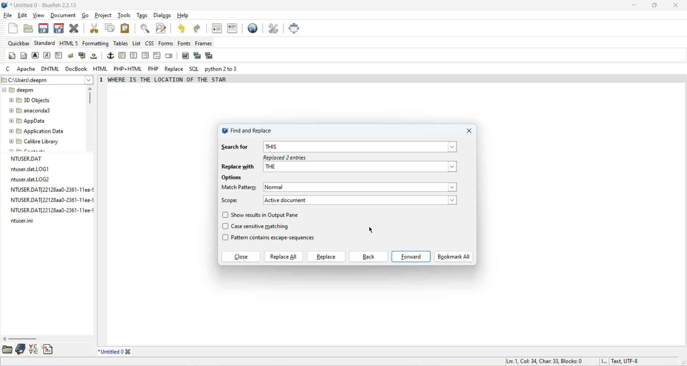 Image resolution: width=687 pixels, height=366 pixels. What do you see at coordinates (85, 15) in the screenshot?
I see `go` at bounding box center [85, 15].